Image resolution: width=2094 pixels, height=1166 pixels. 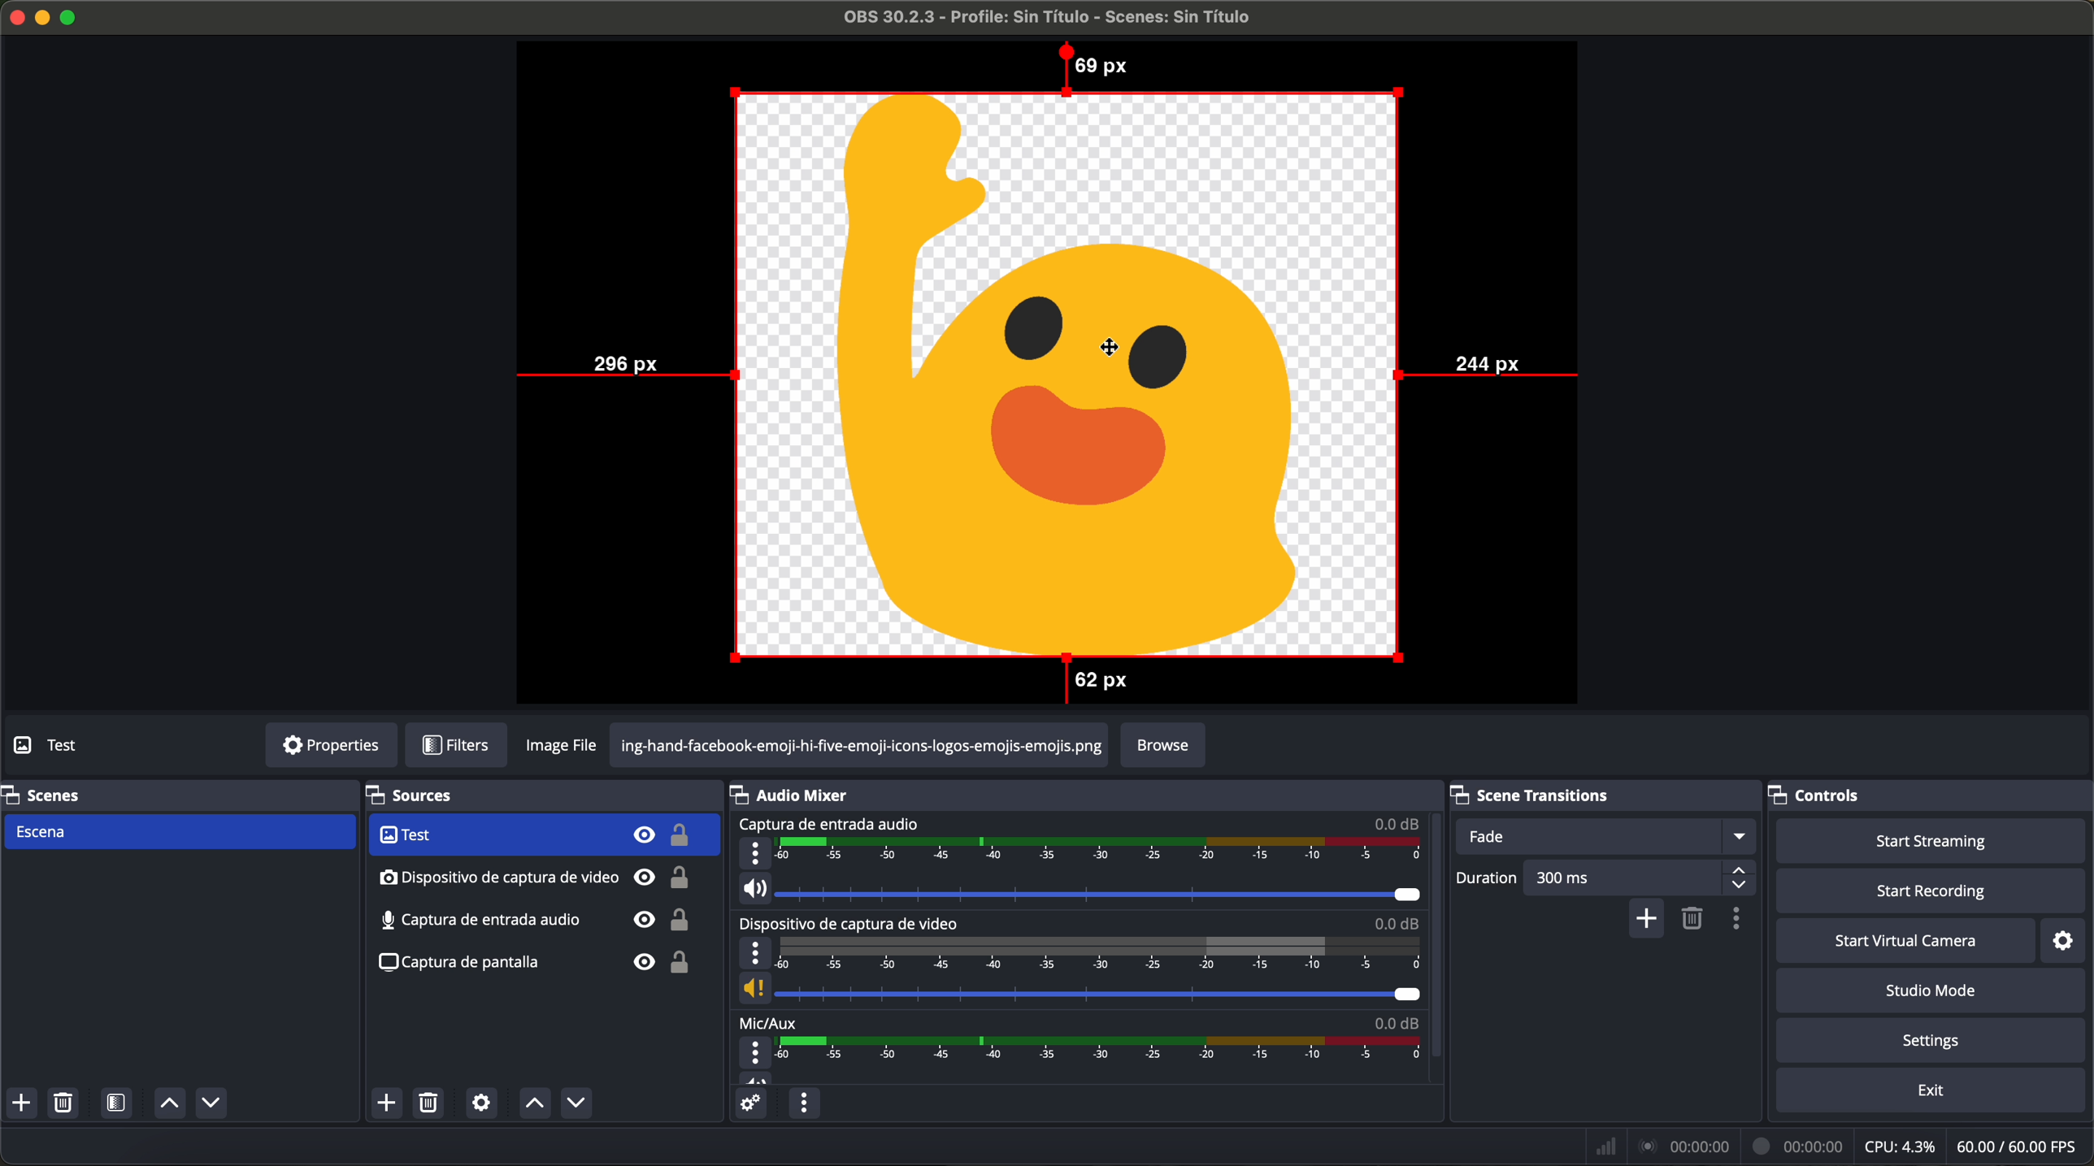 What do you see at coordinates (1397, 923) in the screenshot?
I see `0.0 dB` at bounding box center [1397, 923].